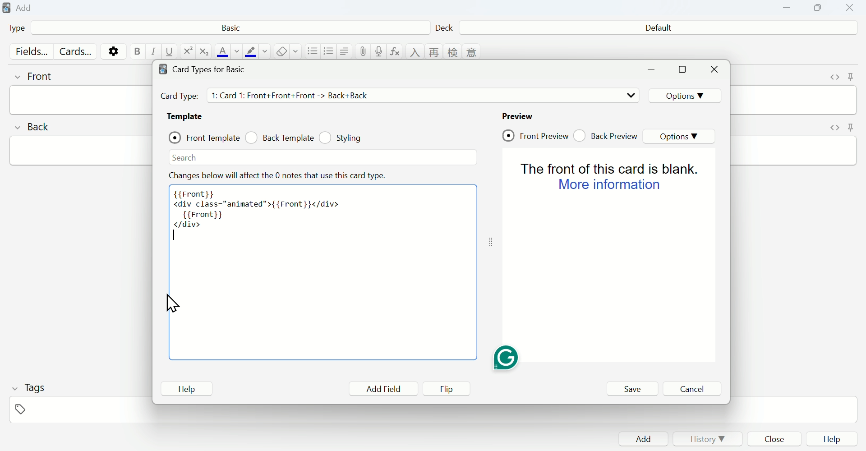  Describe the element at coordinates (505, 358) in the screenshot. I see `Grammarly extension` at that location.